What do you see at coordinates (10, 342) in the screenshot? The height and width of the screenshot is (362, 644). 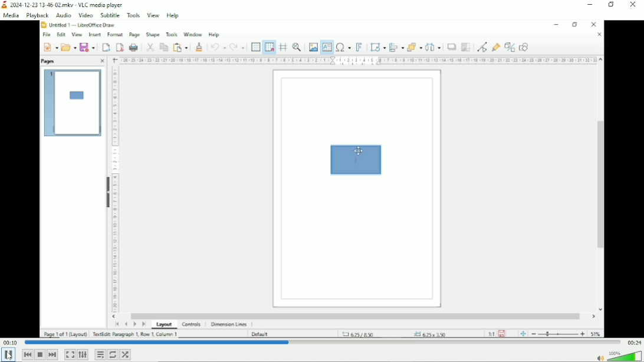 I see `Elapsed time` at bounding box center [10, 342].